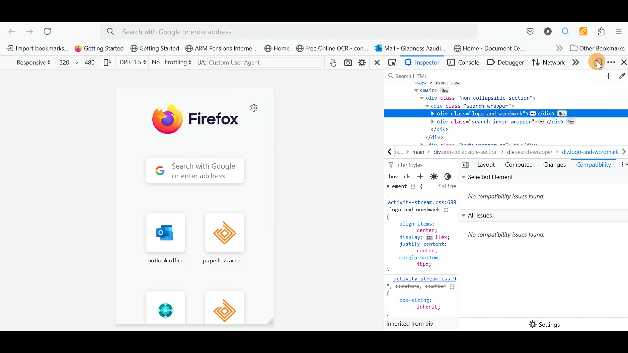 This screenshot has width=628, height=353. Describe the element at coordinates (411, 48) in the screenshot. I see `Bookmark 7` at that location.